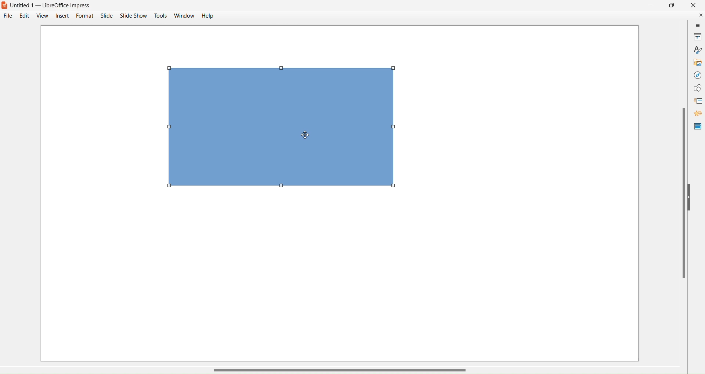  What do you see at coordinates (207, 16) in the screenshot?
I see `Help` at bounding box center [207, 16].